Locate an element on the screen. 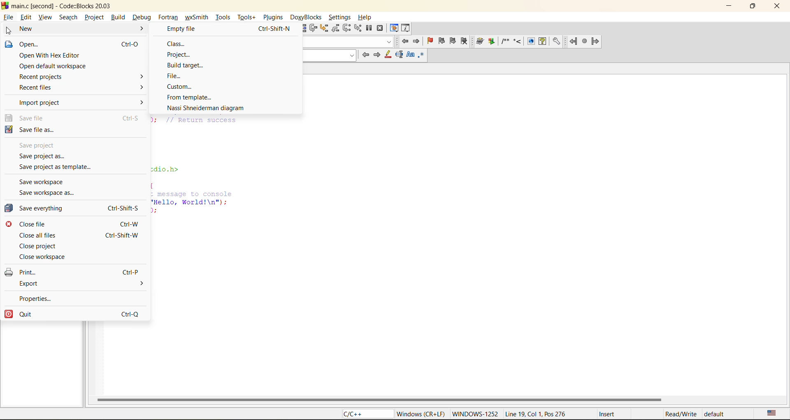  properties is located at coordinates (36, 298).